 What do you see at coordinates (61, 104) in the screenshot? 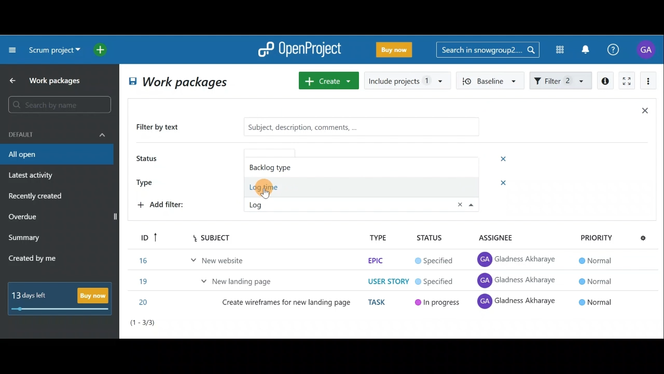
I see `Search bar` at bounding box center [61, 104].